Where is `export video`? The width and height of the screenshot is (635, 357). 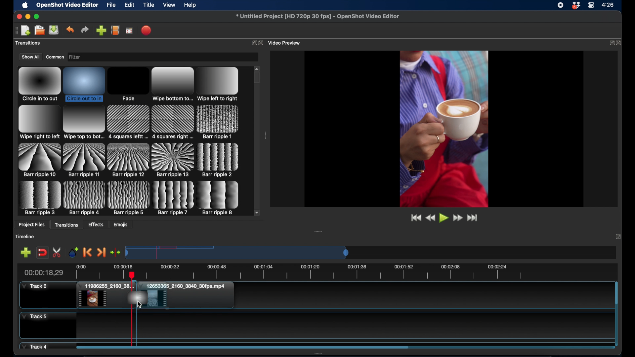 export video is located at coordinates (147, 30).